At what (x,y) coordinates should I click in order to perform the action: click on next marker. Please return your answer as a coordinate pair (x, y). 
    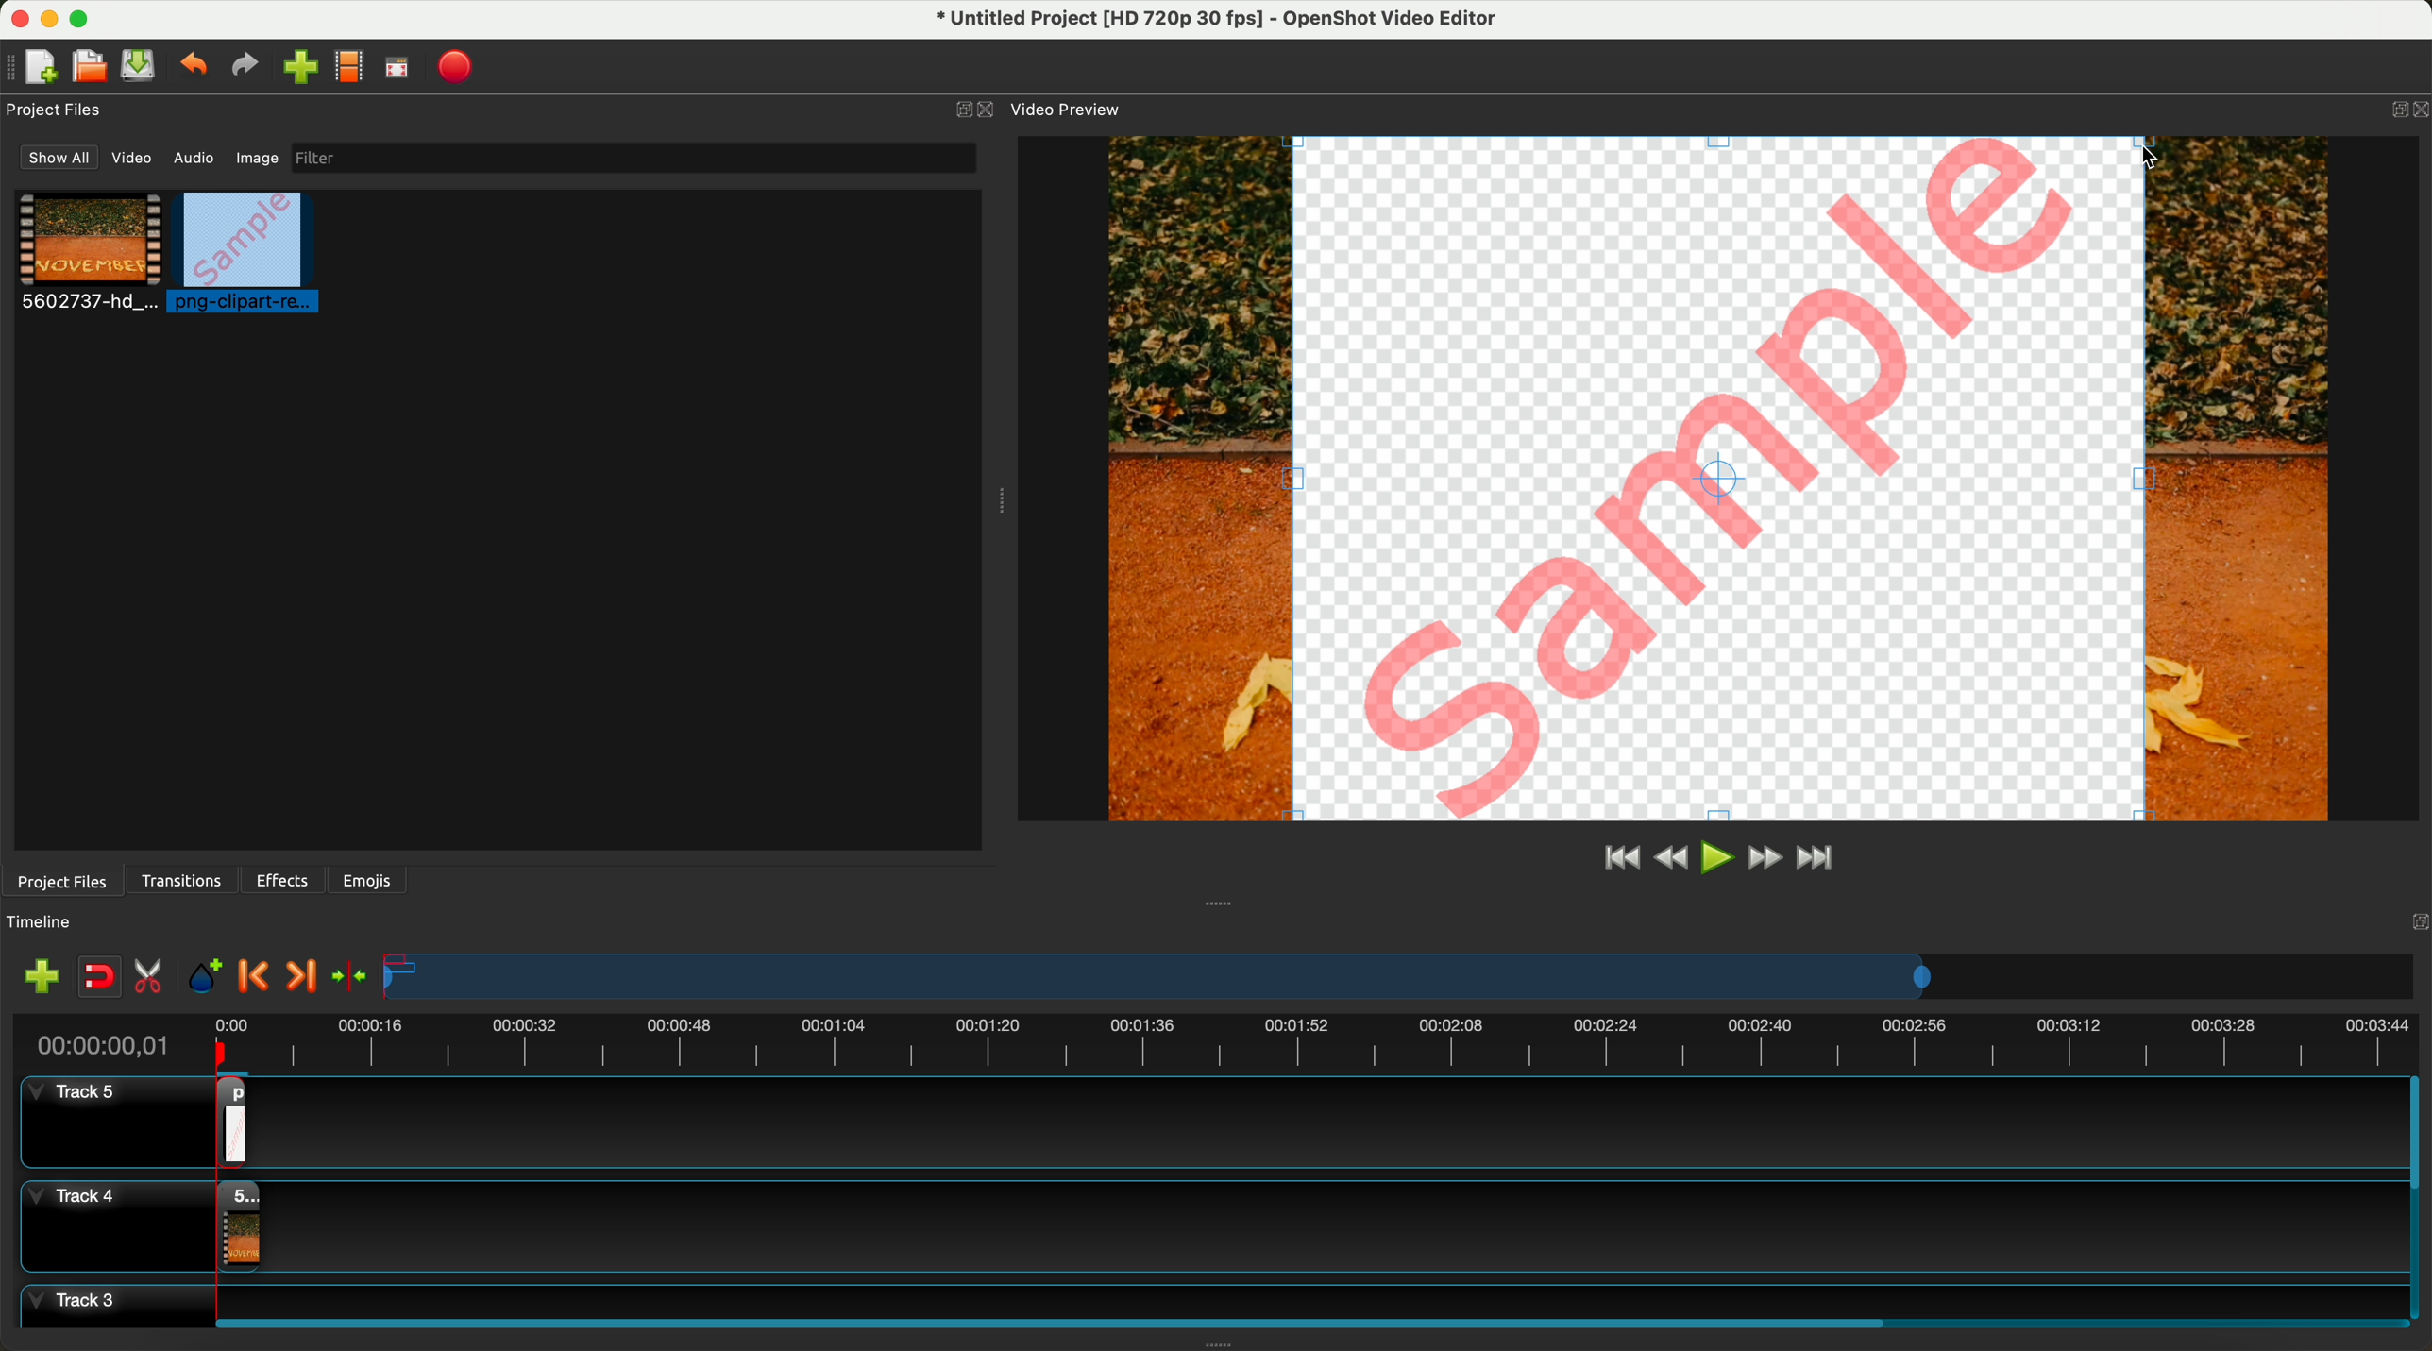
    Looking at the image, I should click on (299, 977).